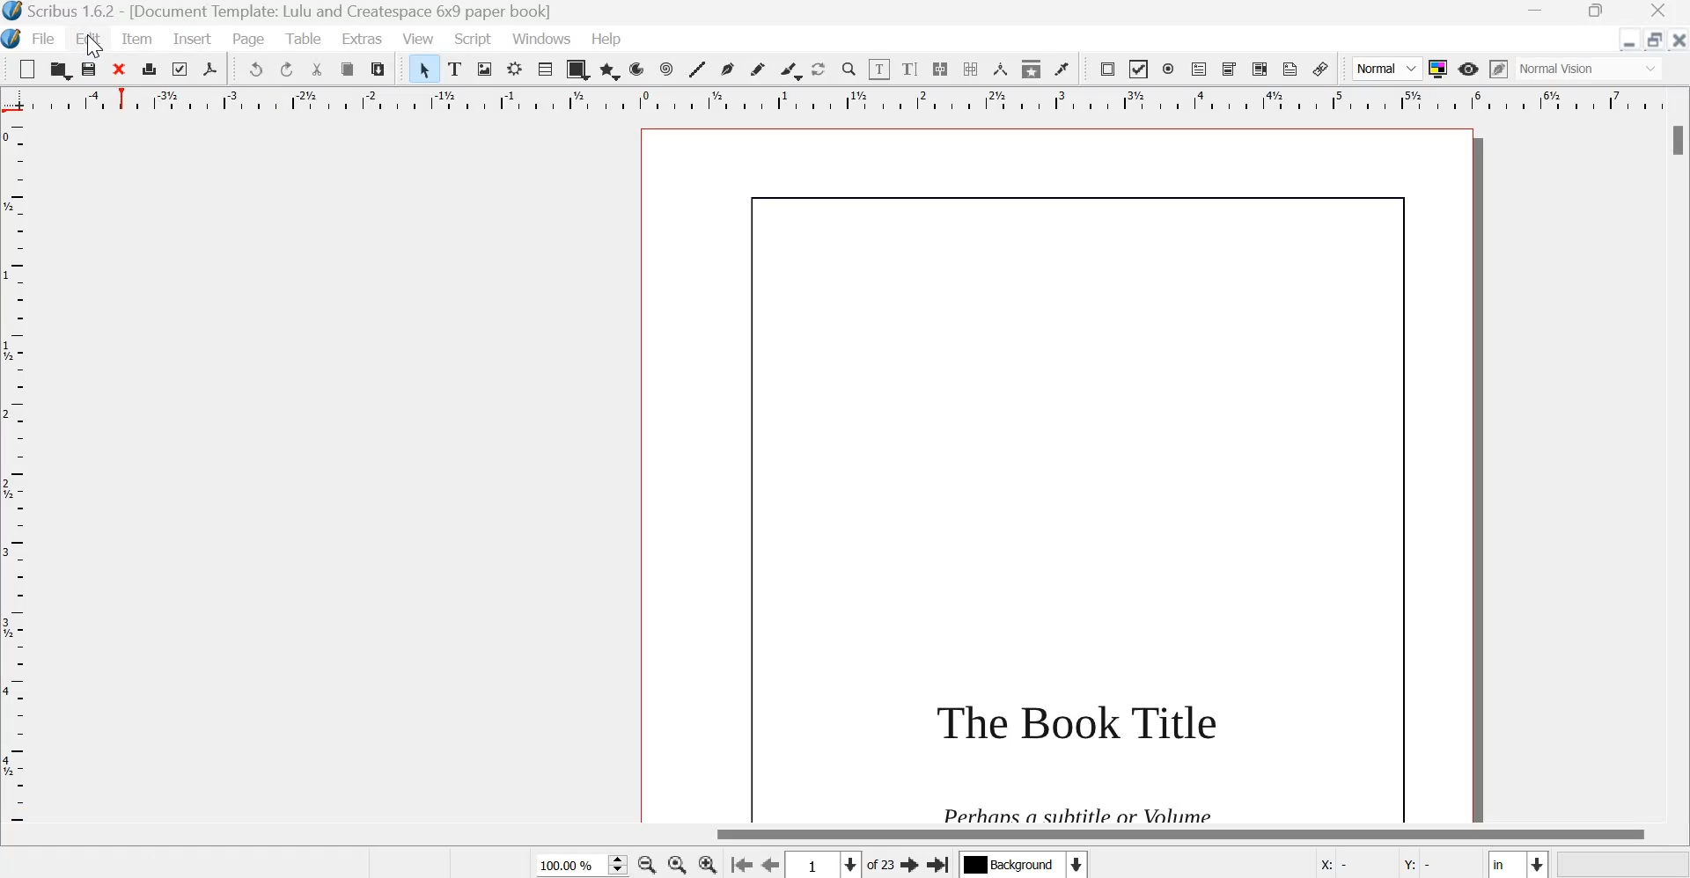  I want to click on Item, so click(138, 38).